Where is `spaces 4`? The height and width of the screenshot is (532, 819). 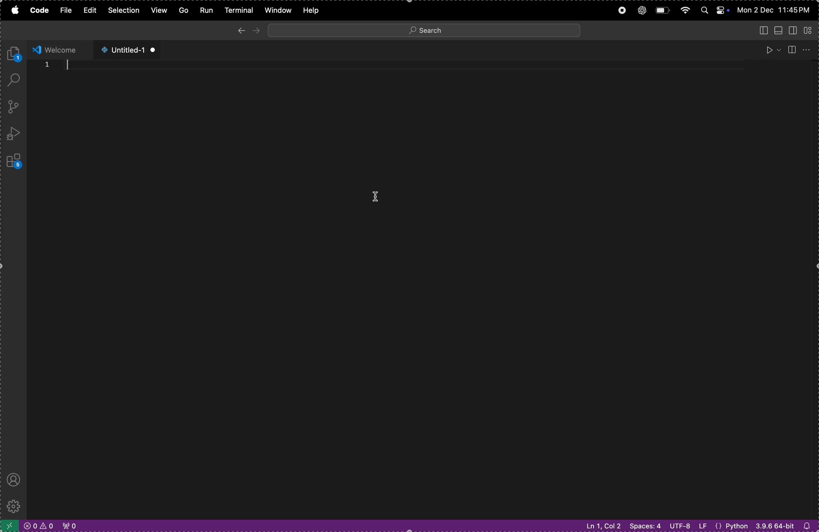 spaces 4 is located at coordinates (645, 525).